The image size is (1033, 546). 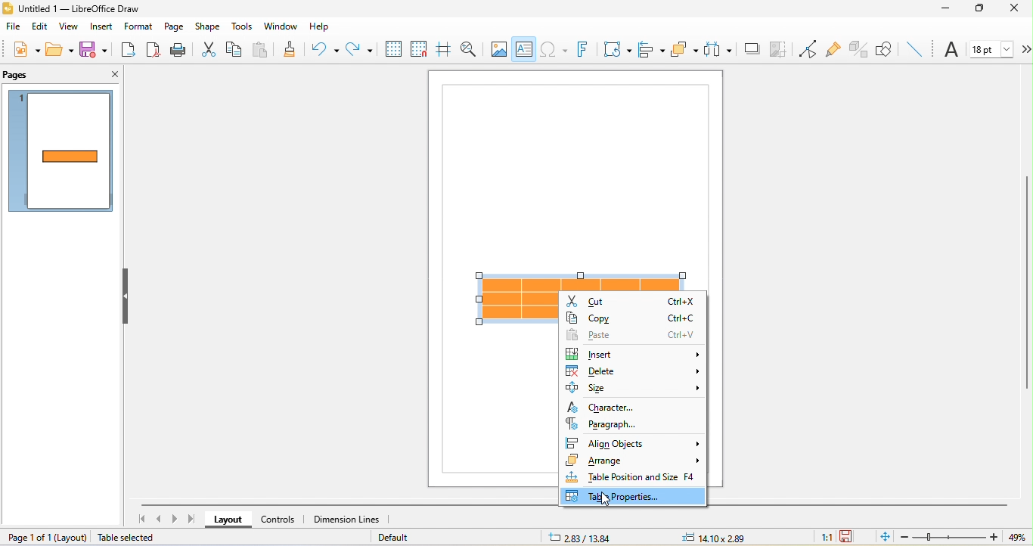 What do you see at coordinates (177, 519) in the screenshot?
I see `next page` at bounding box center [177, 519].